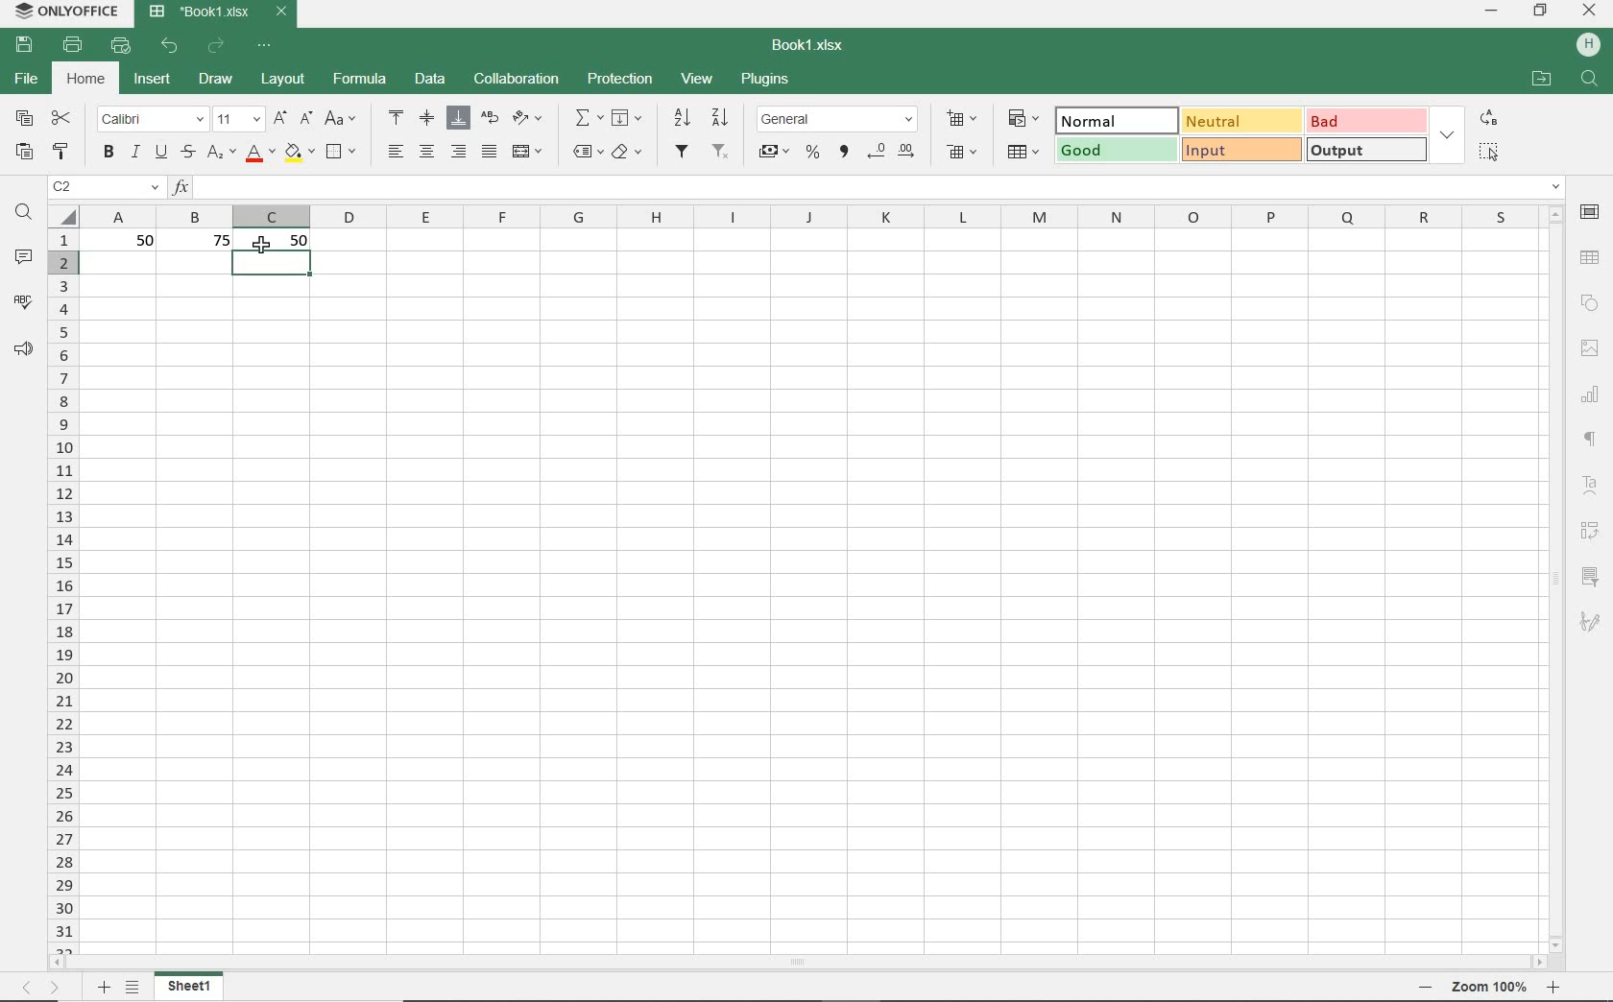 This screenshot has width=1613, height=1002. I want to click on restore, so click(1541, 12).